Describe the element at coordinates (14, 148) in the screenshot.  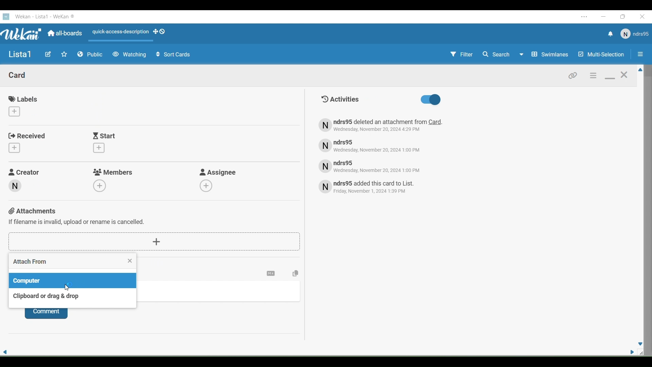
I see `Add received` at that location.